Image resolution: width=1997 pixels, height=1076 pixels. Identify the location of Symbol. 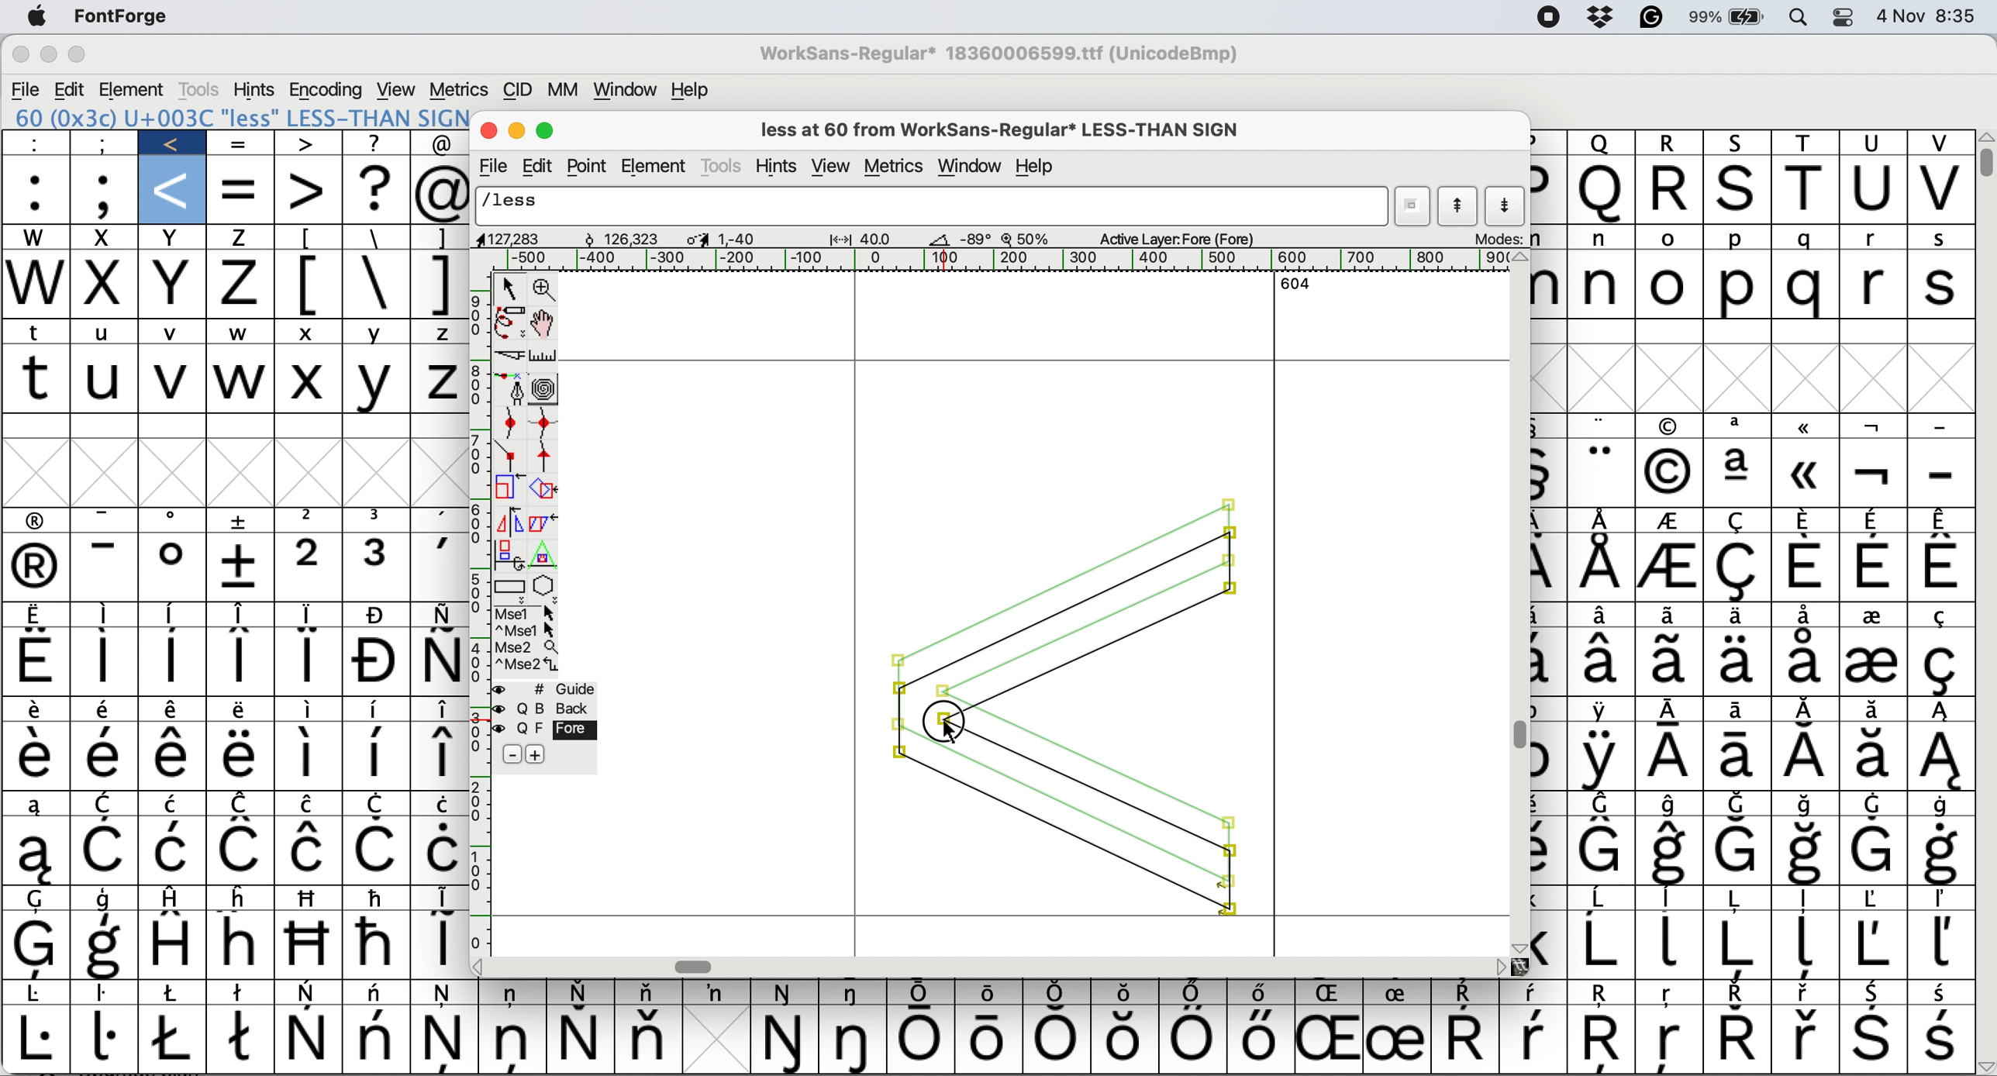
(1738, 428).